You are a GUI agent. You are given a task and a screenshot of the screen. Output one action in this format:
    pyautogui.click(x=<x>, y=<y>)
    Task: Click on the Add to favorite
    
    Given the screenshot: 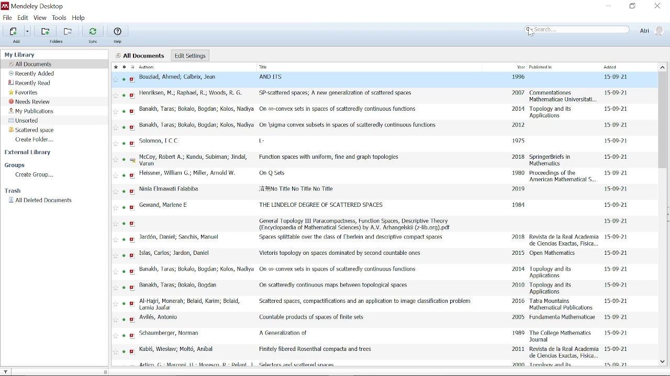 What is the action you would take?
    pyautogui.click(x=116, y=144)
    